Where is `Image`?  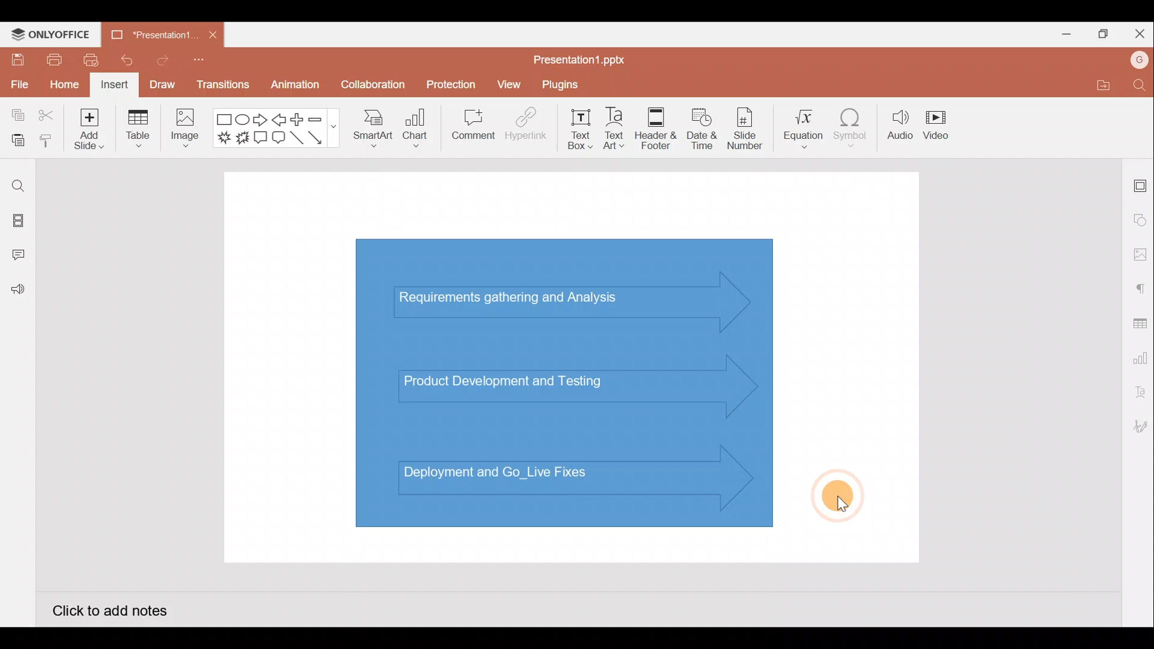
Image is located at coordinates (183, 131).